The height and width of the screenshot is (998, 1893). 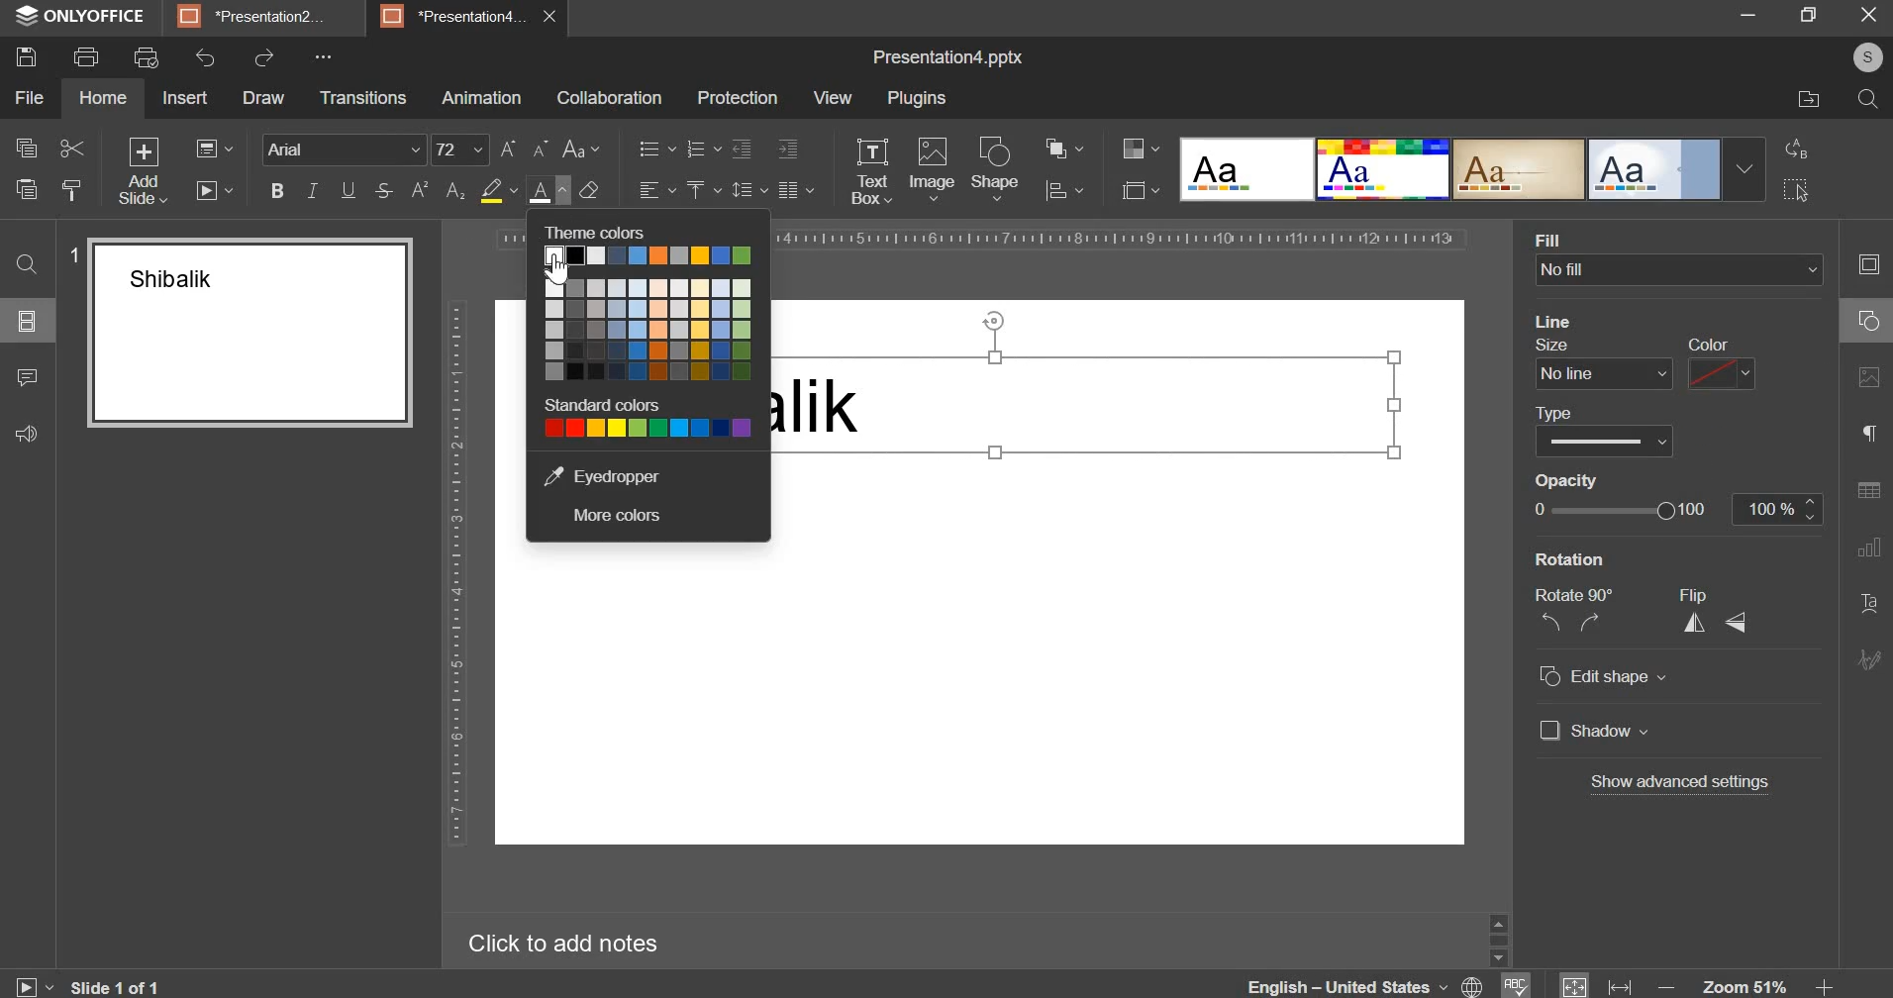 What do you see at coordinates (832, 416) in the screenshot?
I see `shibalik` at bounding box center [832, 416].